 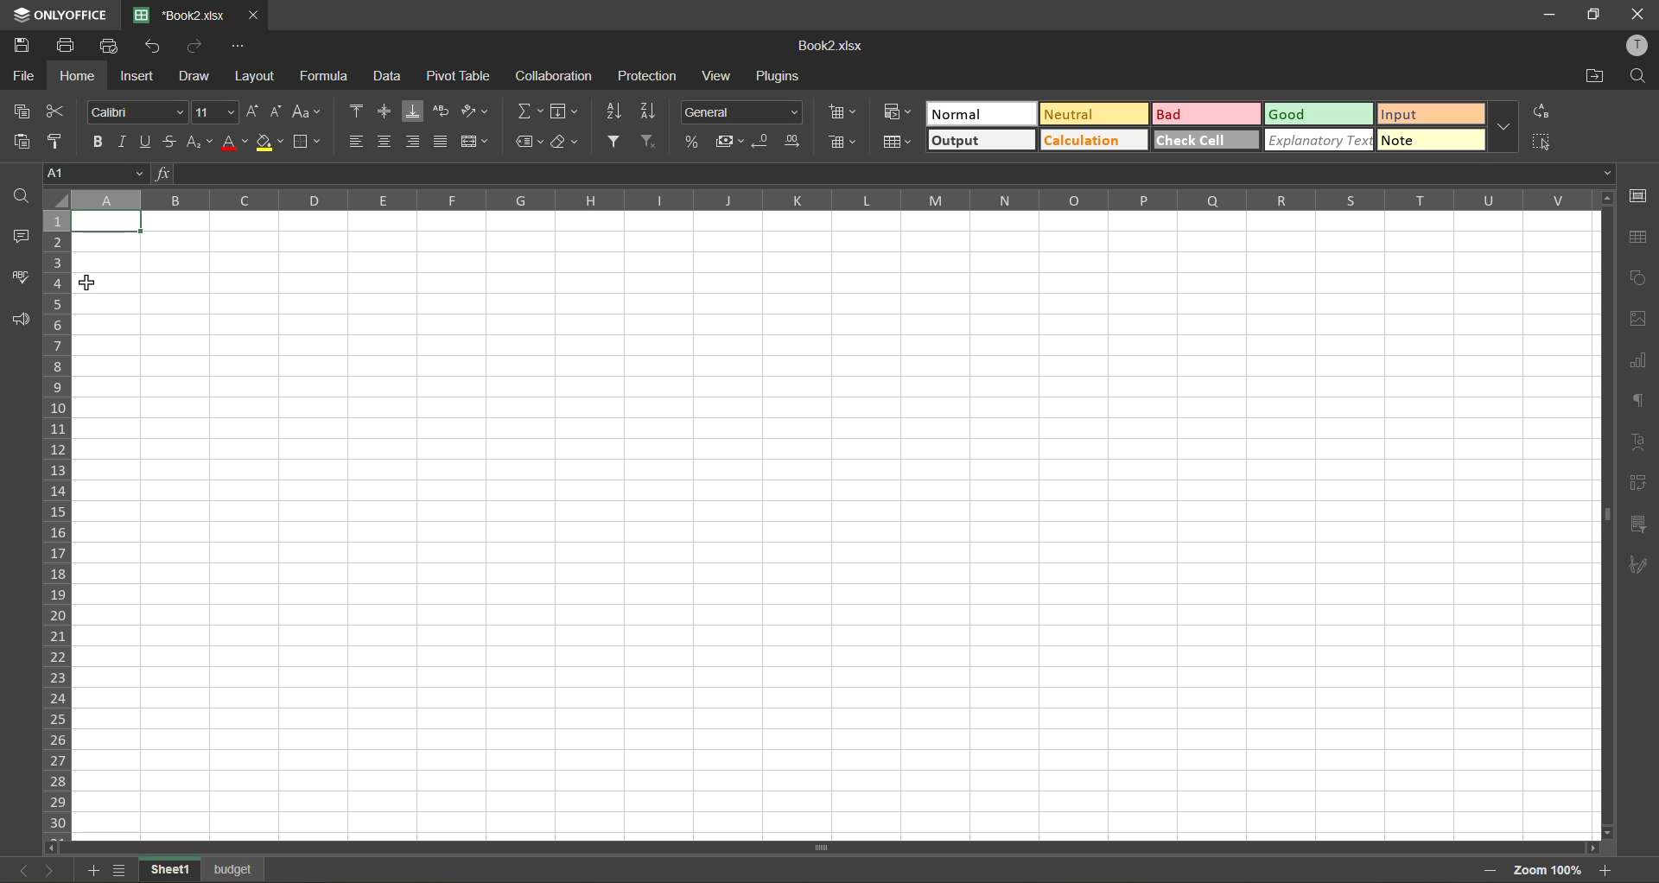 What do you see at coordinates (1543, 143) in the screenshot?
I see `select all` at bounding box center [1543, 143].